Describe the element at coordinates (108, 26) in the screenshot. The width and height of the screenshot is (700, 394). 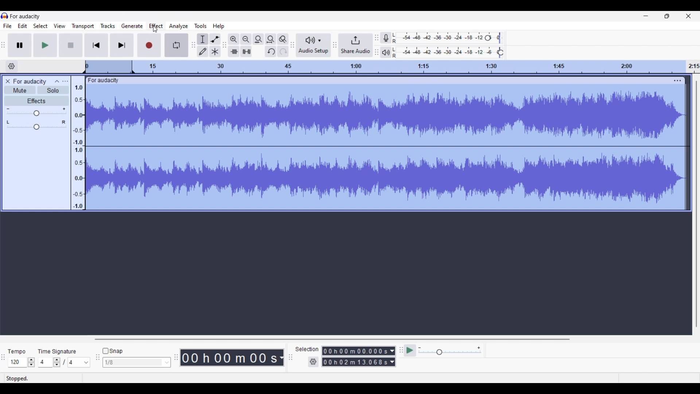
I see `Tracks menu` at that location.